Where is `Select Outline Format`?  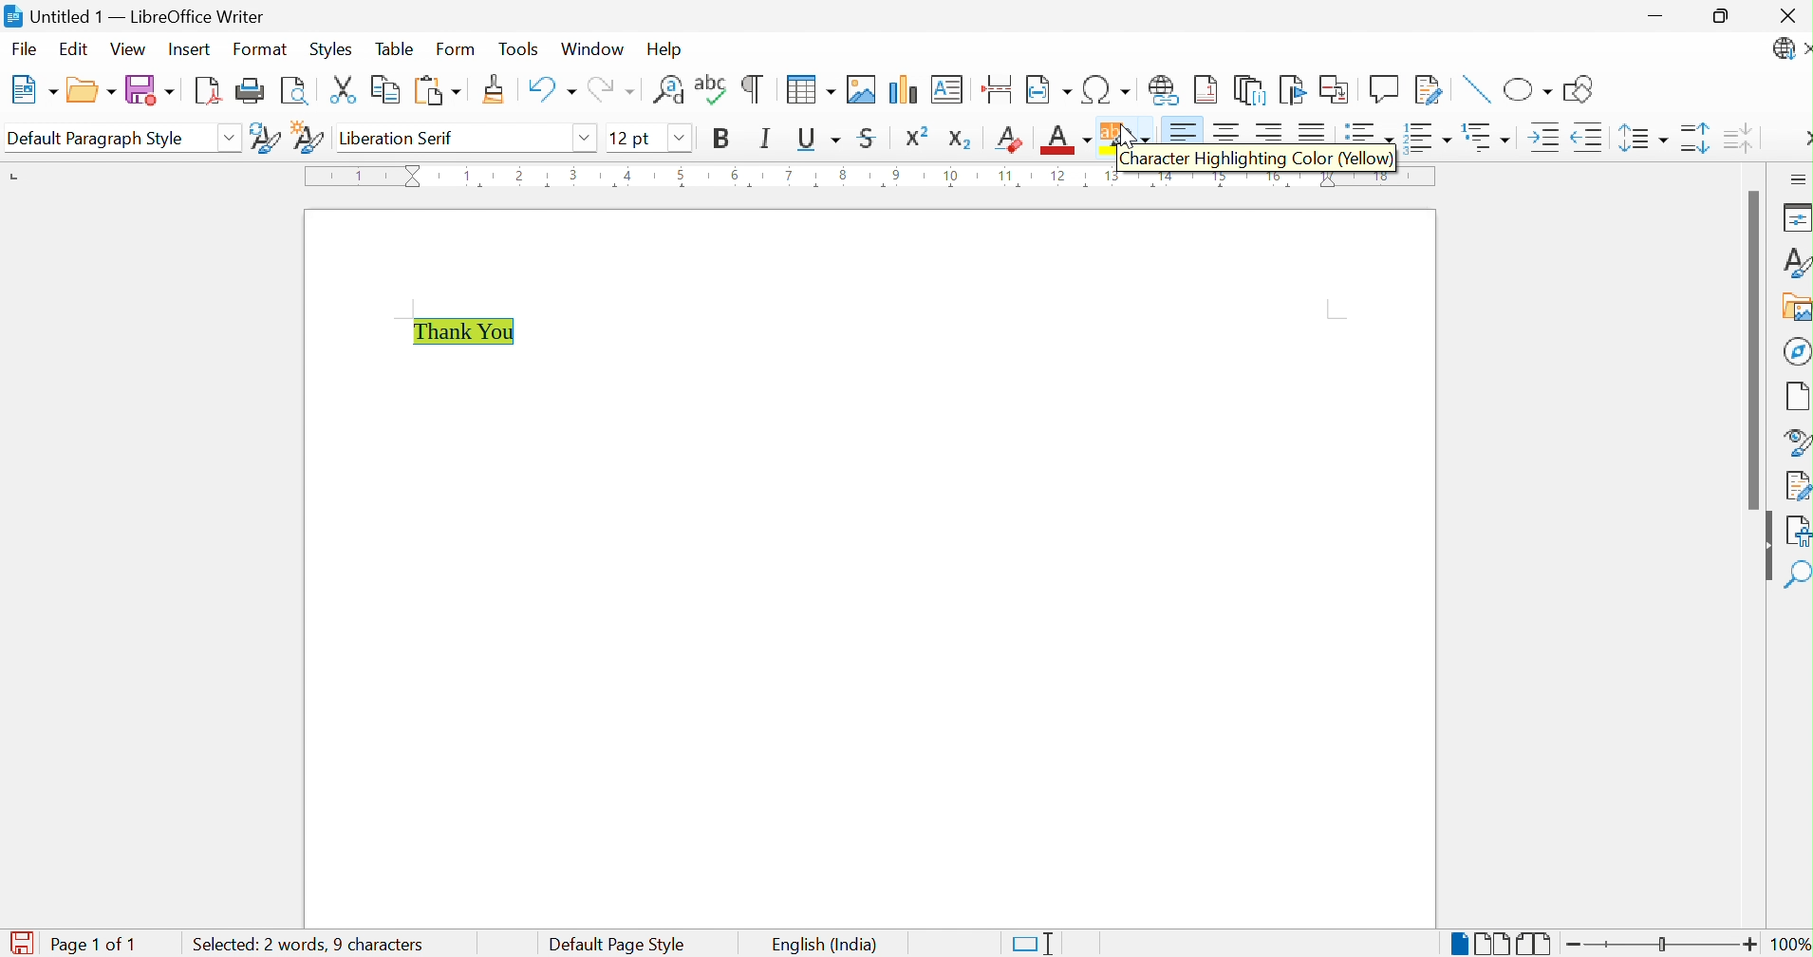 Select Outline Format is located at coordinates (1485, 138).